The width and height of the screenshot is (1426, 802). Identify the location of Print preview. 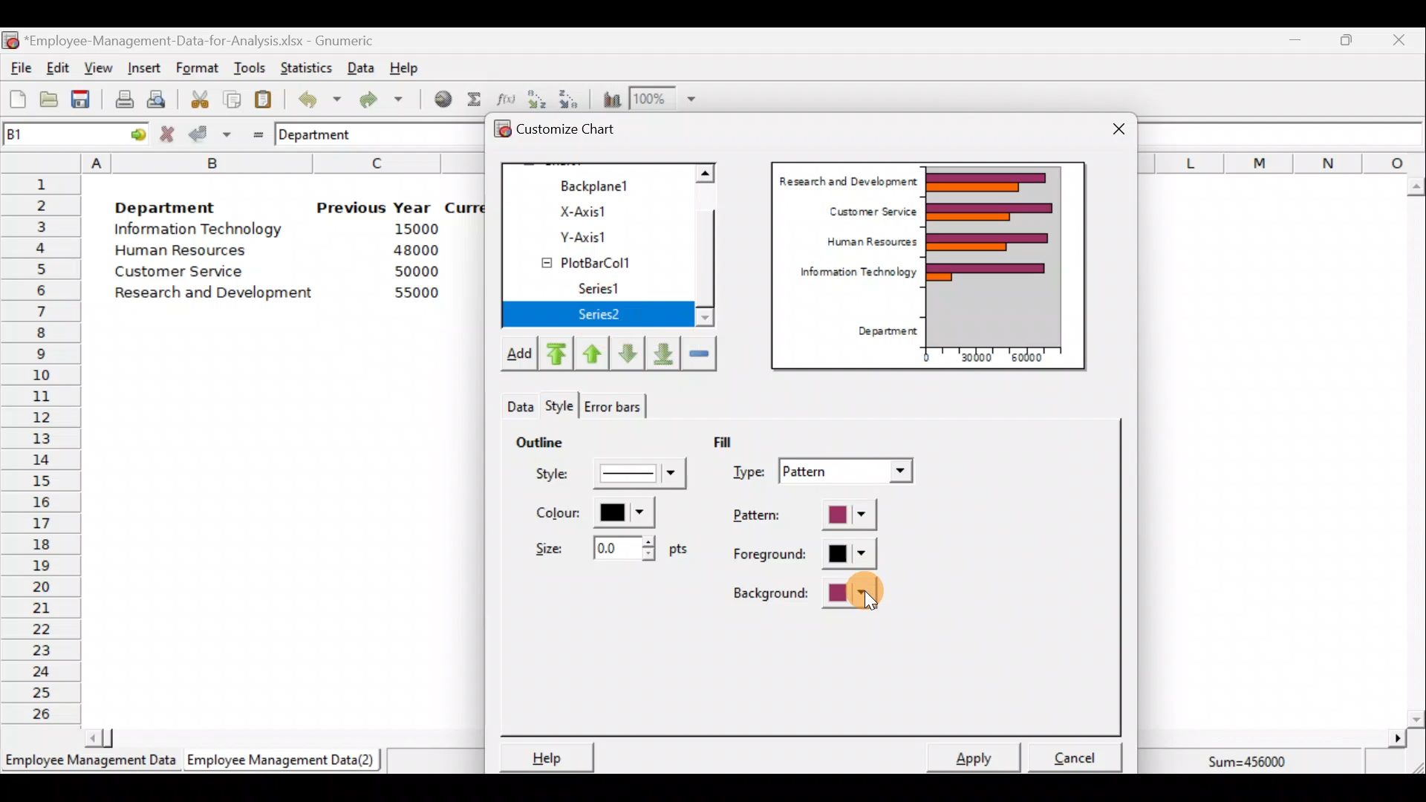
(156, 97).